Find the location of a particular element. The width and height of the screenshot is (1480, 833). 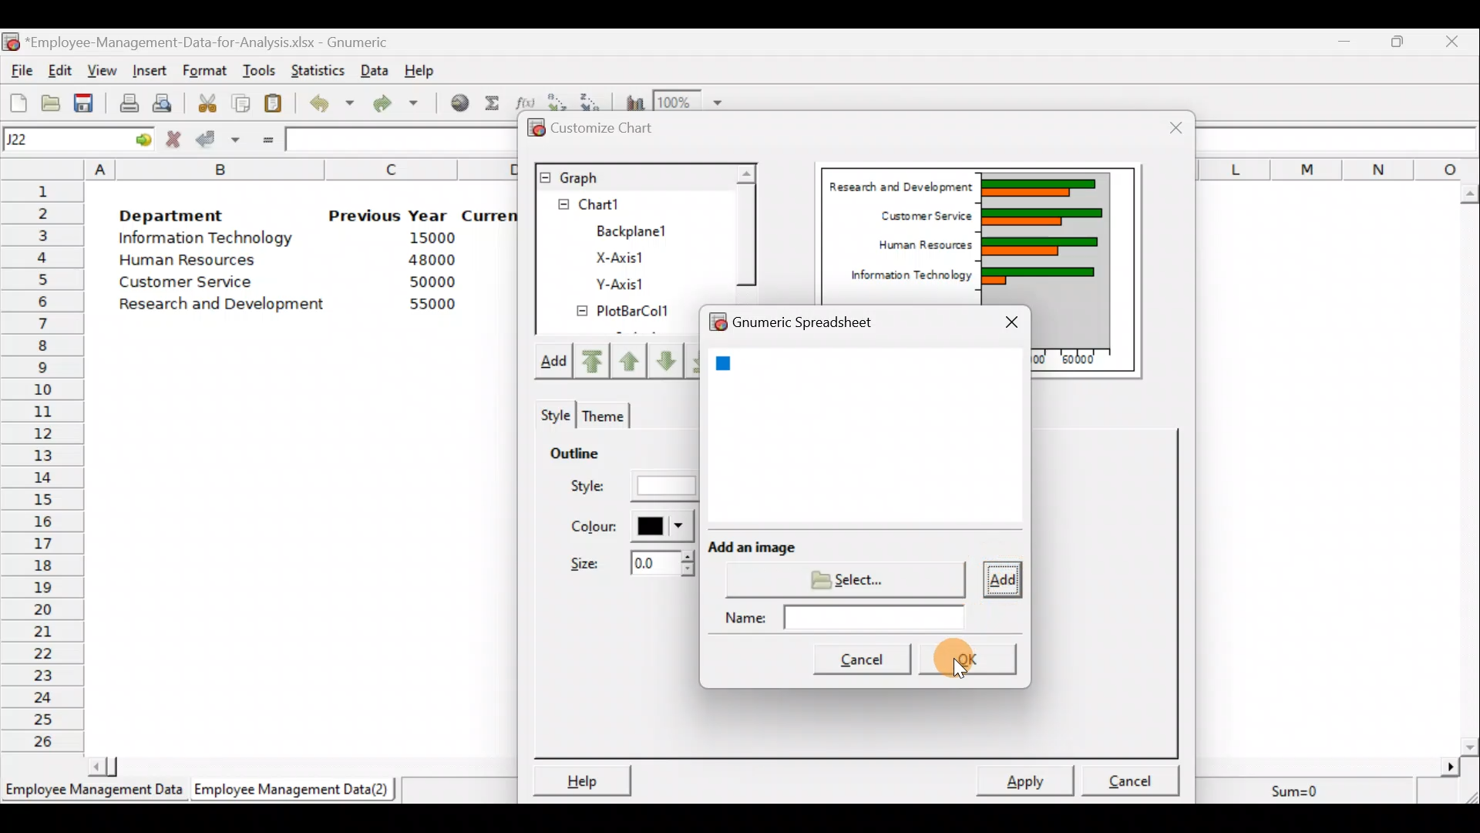

Style is located at coordinates (553, 413).